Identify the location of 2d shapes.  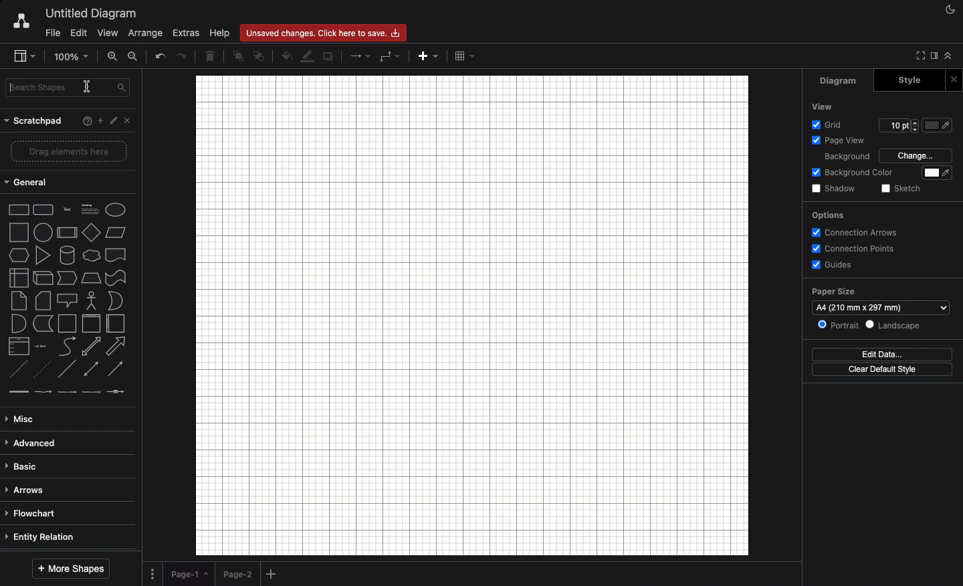
(68, 256).